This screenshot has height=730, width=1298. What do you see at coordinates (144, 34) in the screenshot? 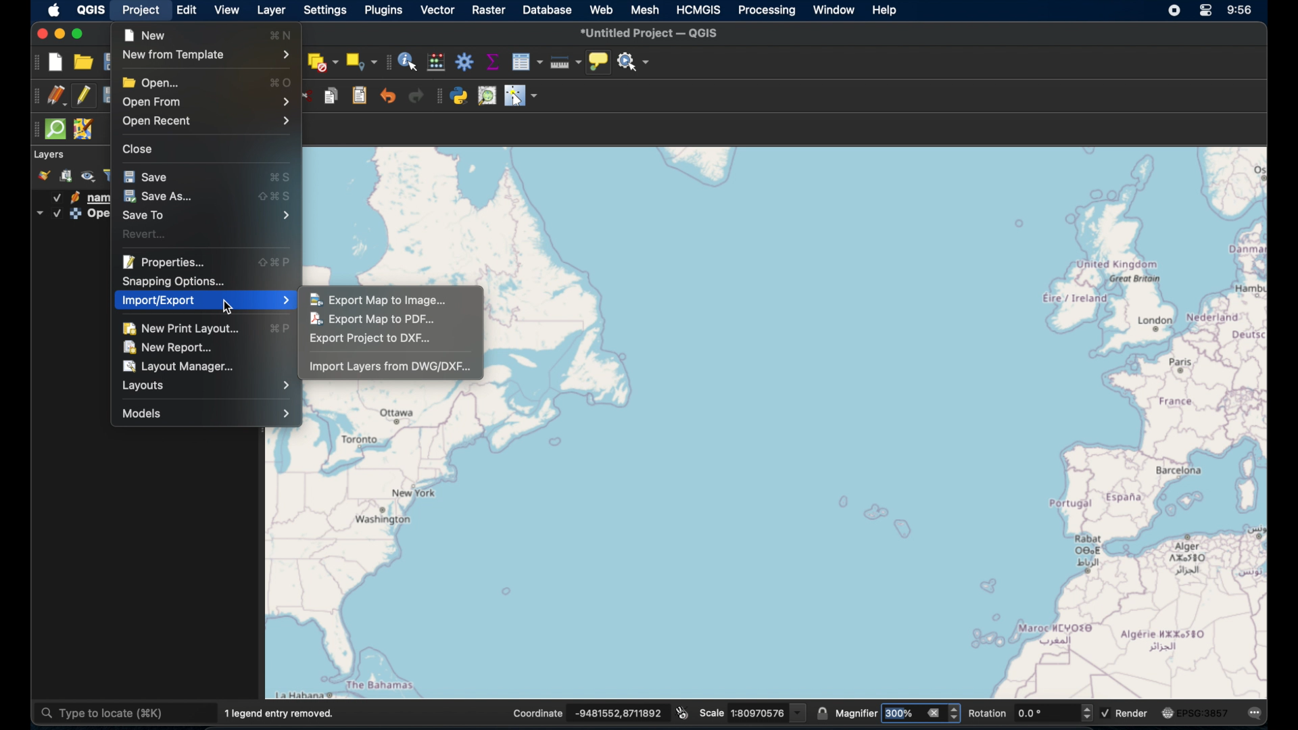
I see `new` at bounding box center [144, 34].